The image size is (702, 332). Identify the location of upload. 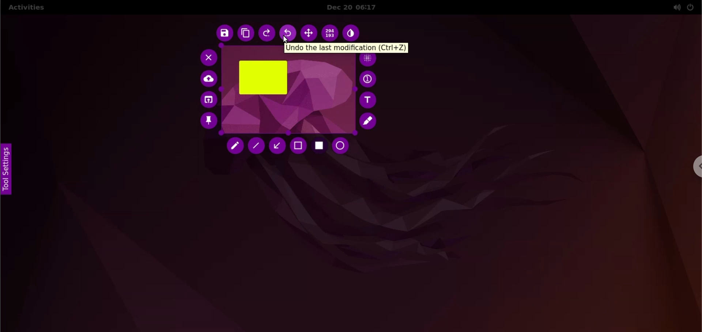
(210, 79).